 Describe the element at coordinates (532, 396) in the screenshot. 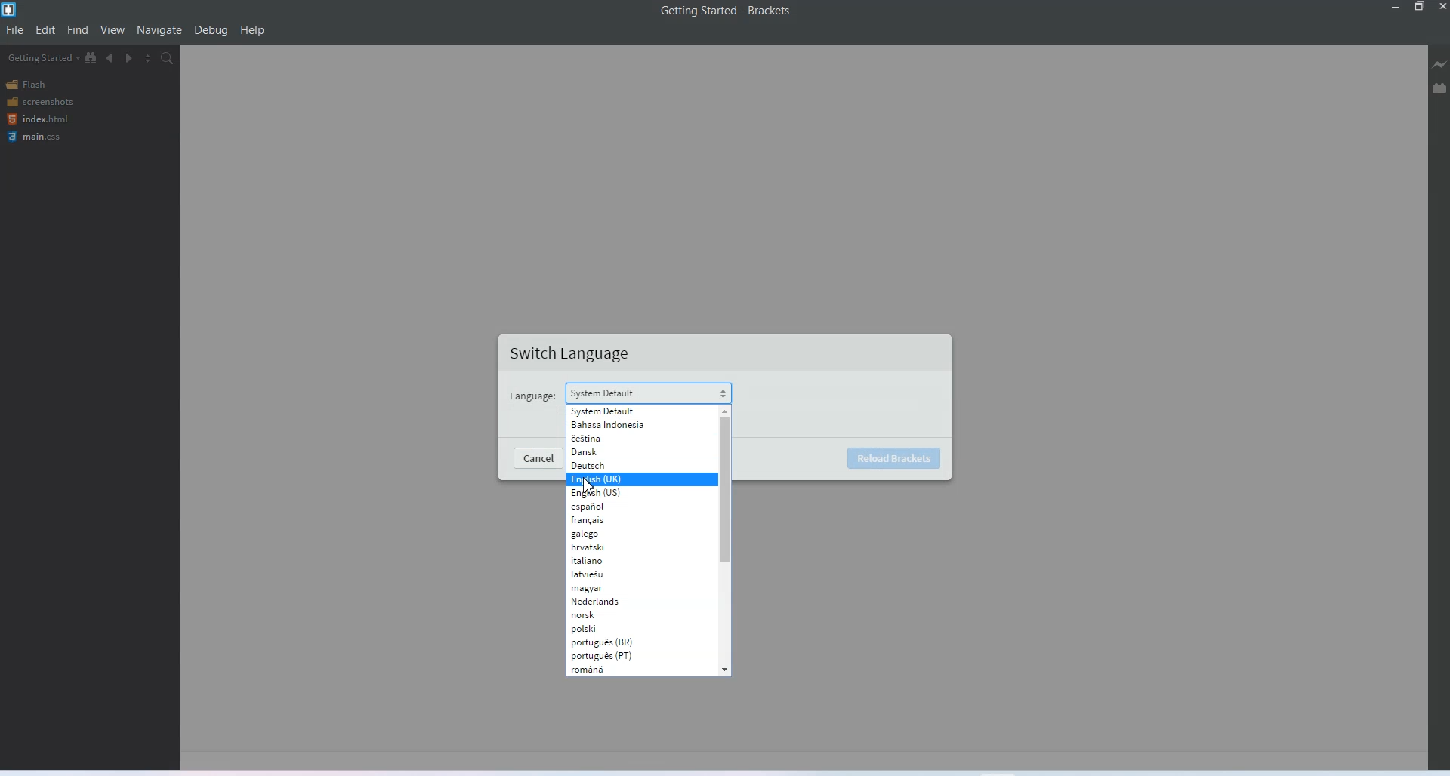

I see `language` at that location.